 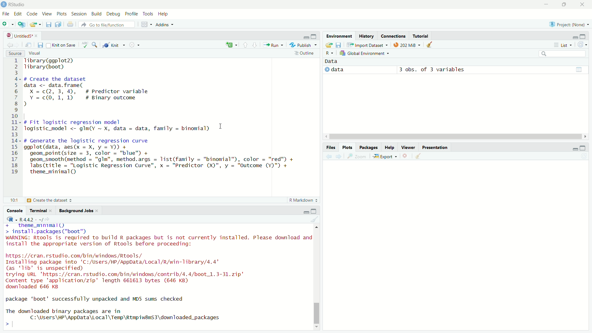 What do you see at coordinates (58, 24) in the screenshot?
I see `Save all open documents` at bounding box center [58, 24].